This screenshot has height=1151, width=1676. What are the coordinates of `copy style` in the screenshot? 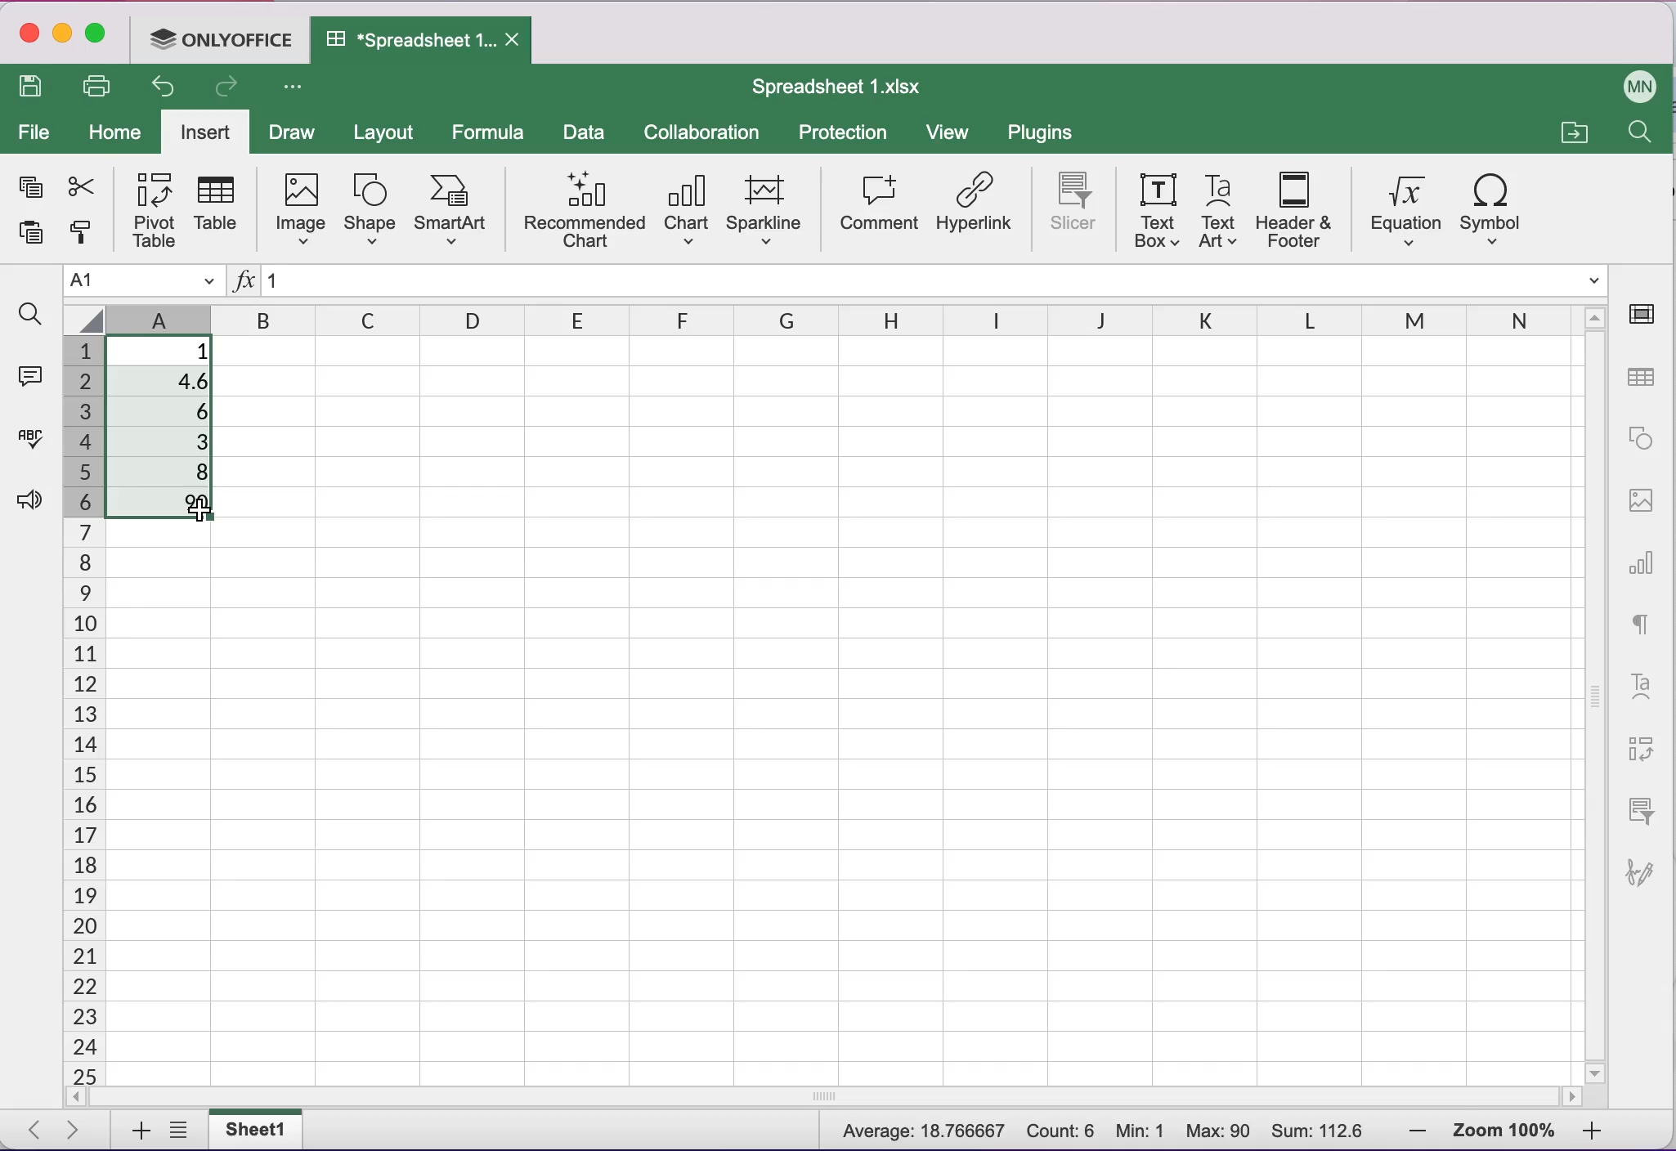 It's located at (77, 234).